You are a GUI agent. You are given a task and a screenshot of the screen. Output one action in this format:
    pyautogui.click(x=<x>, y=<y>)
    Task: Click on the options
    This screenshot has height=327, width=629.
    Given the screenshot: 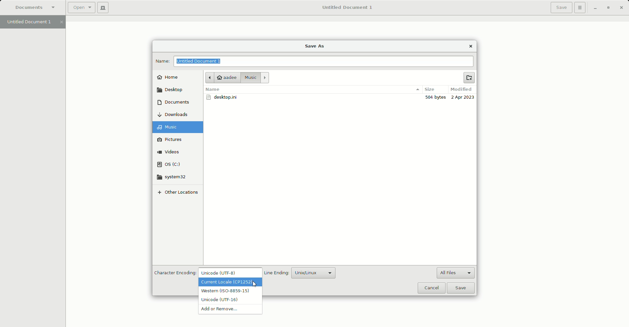 What is the action you would take?
    pyautogui.click(x=416, y=90)
    